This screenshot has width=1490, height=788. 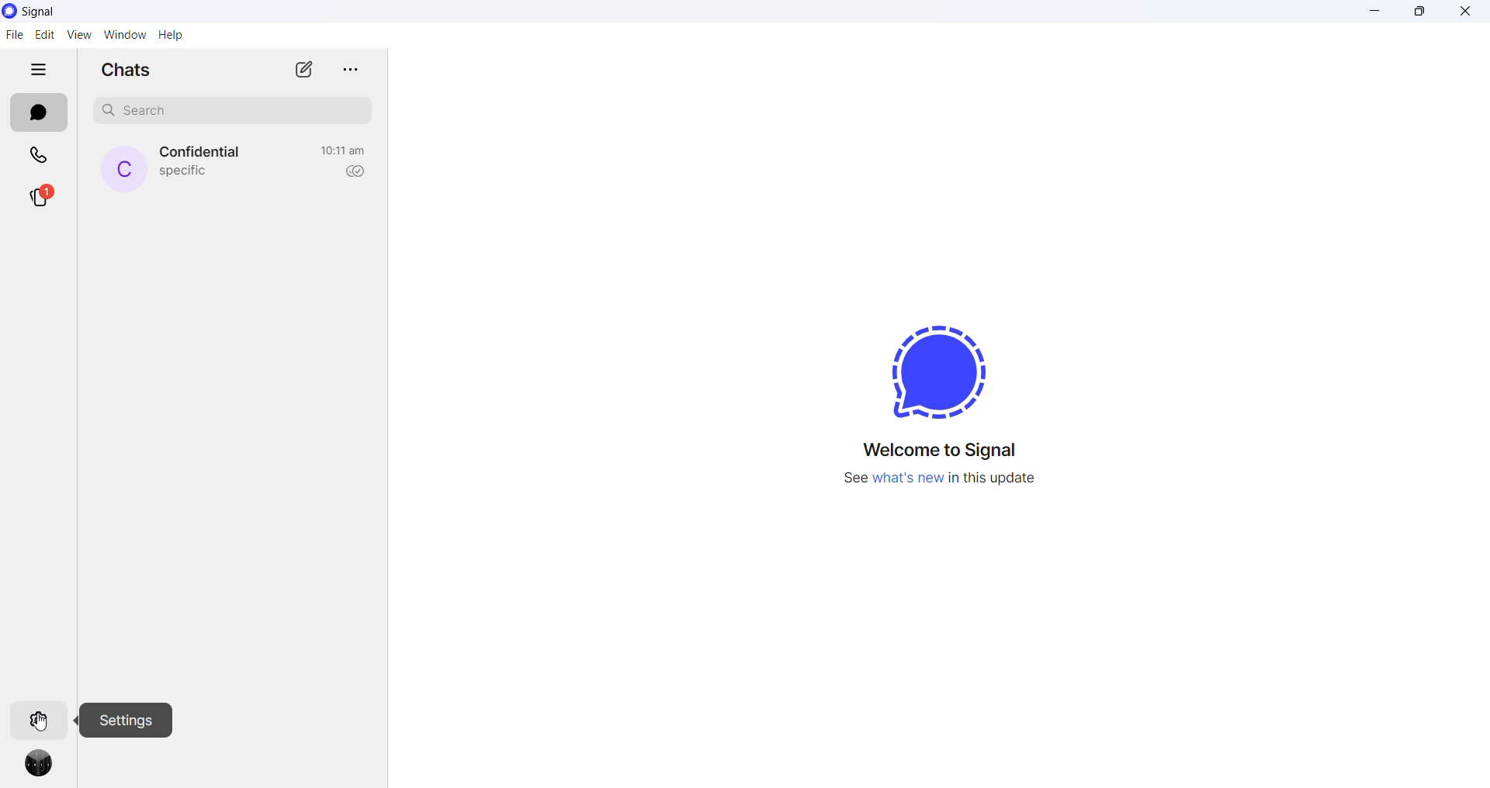 I want to click on , so click(x=133, y=721).